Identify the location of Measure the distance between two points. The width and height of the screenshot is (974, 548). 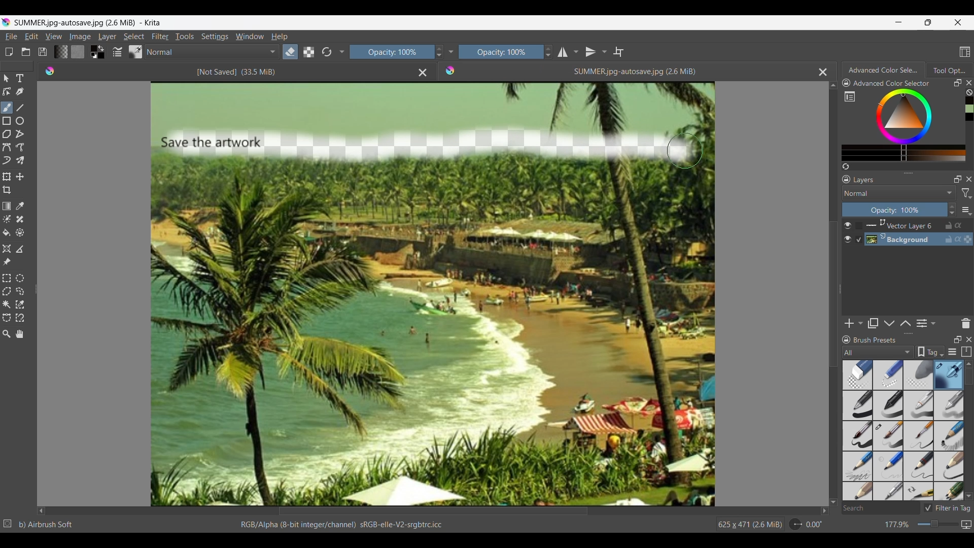
(20, 249).